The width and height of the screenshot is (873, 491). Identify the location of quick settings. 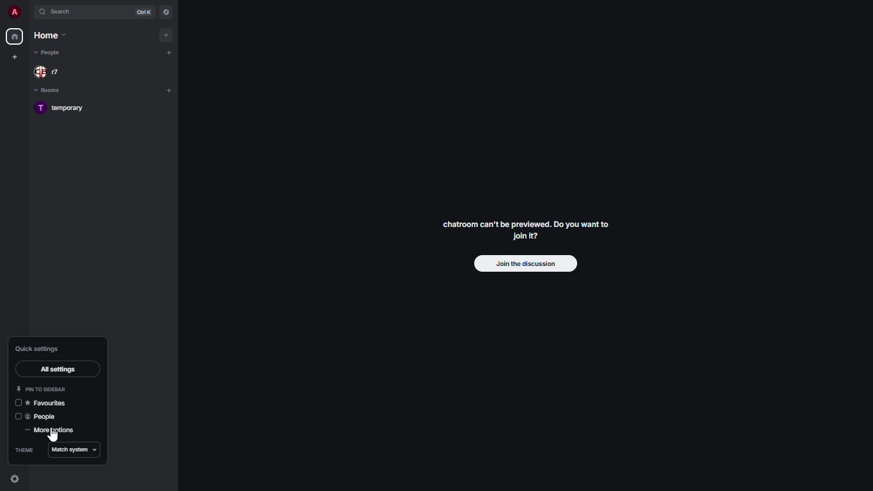
(14, 479).